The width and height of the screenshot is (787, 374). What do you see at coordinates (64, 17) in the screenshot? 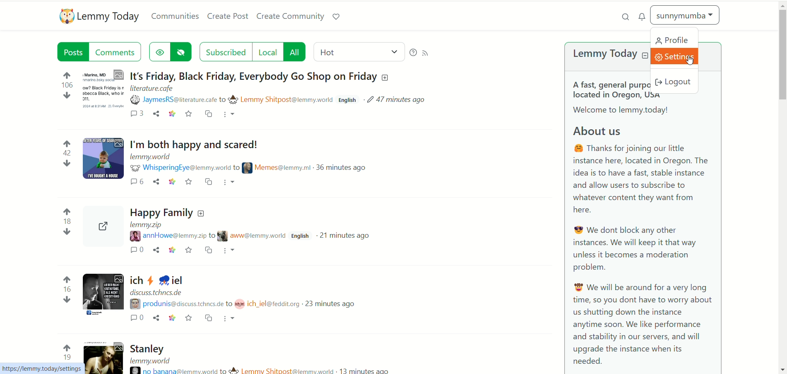
I see `logo` at bounding box center [64, 17].